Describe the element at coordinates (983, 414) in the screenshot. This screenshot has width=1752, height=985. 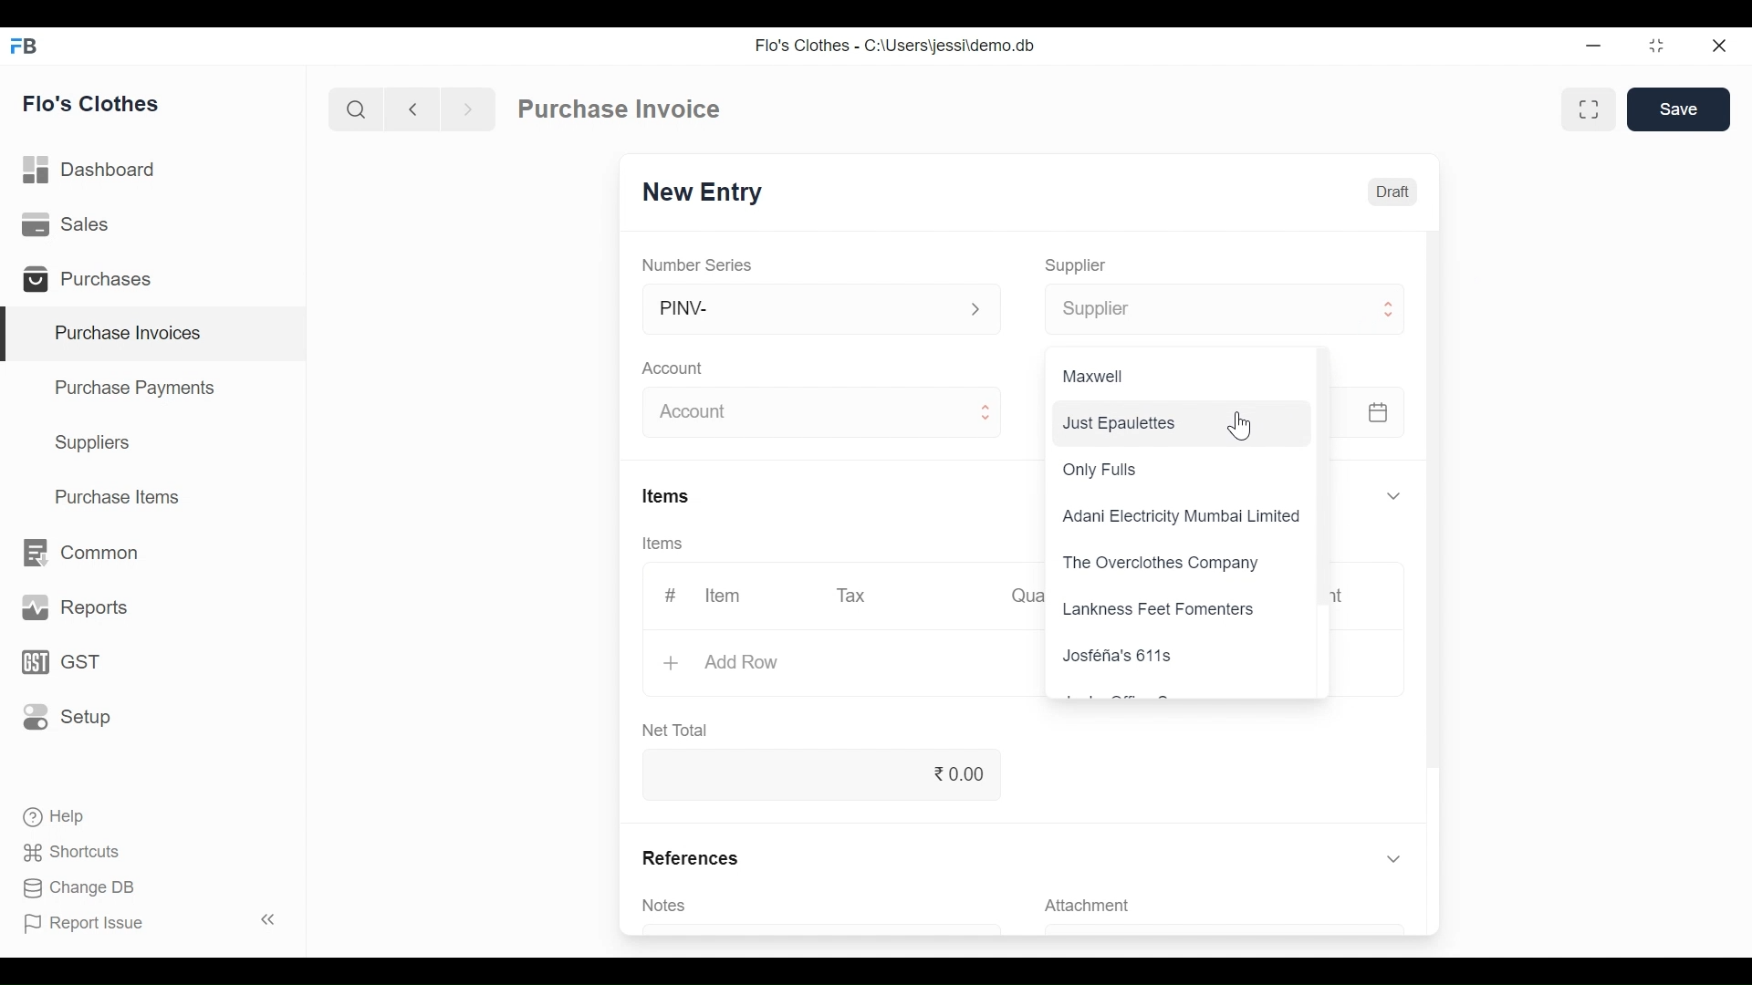
I see `Expand` at that location.